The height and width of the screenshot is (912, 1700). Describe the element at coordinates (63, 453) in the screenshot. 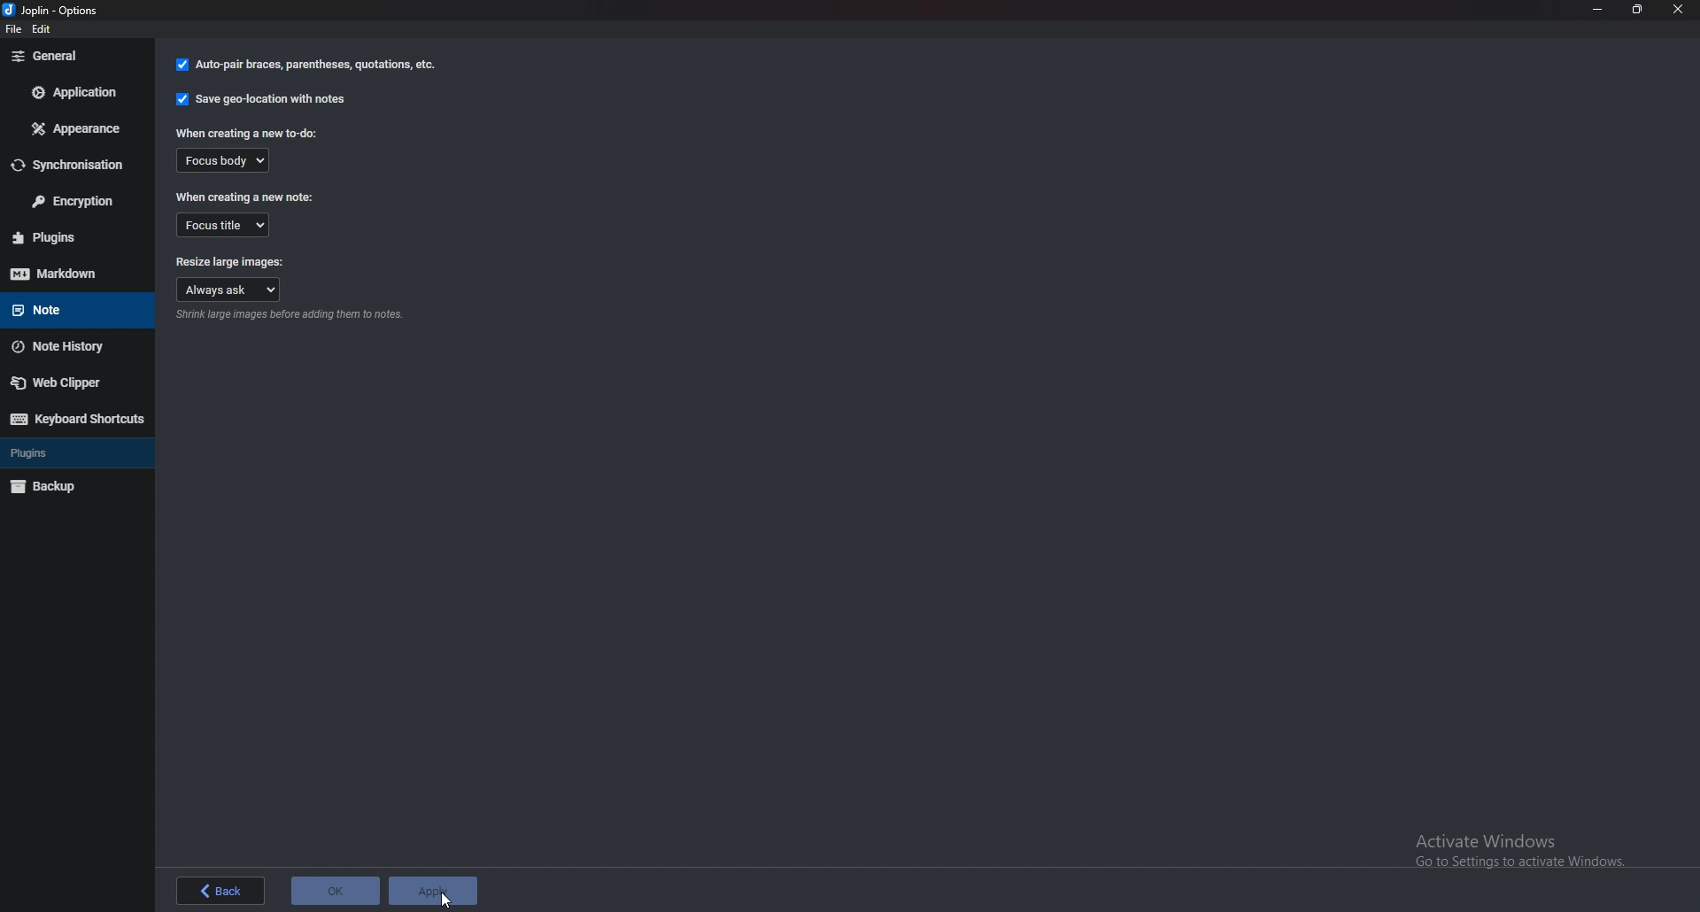

I see `Plugins` at that location.